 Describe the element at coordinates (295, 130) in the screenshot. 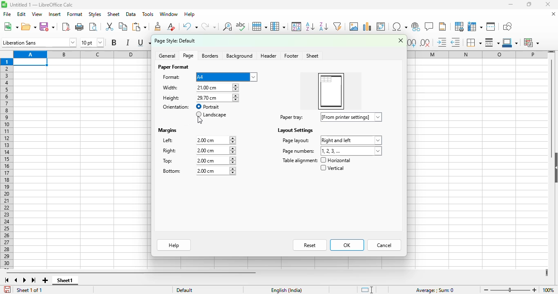

I see `layout settings` at that location.